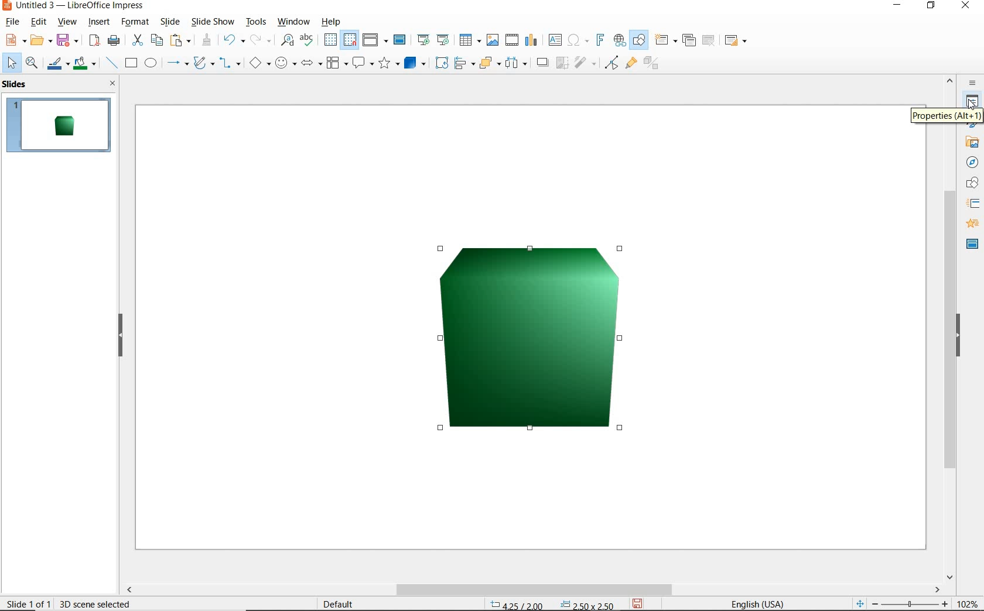  I want to click on CLOSE, so click(967, 6).